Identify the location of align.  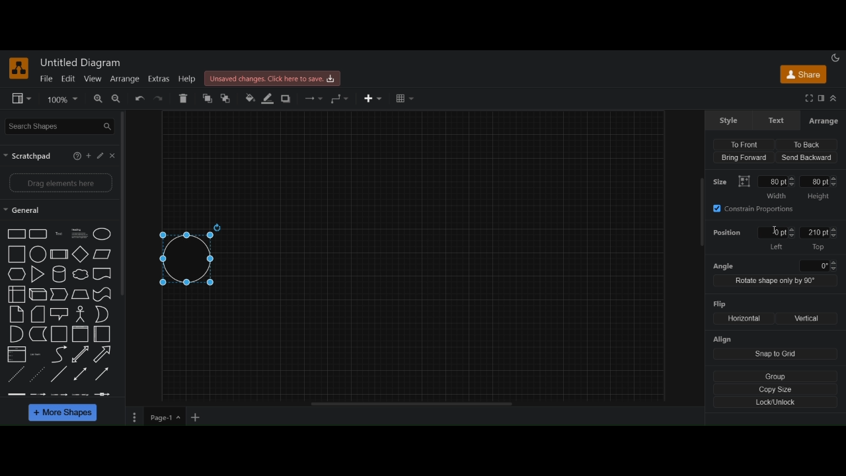
(724, 340).